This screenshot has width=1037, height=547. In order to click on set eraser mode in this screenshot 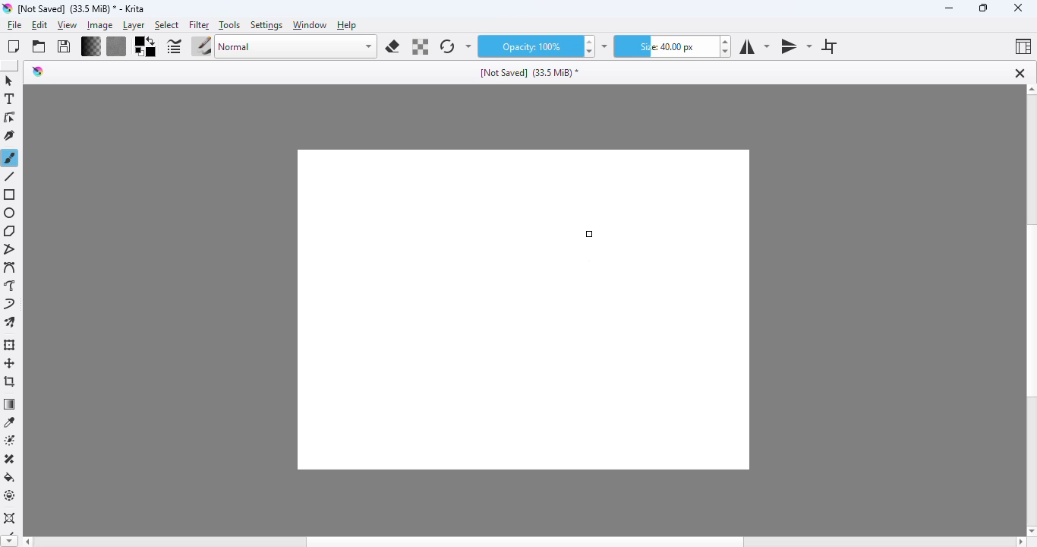, I will do `click(392, 46)`.